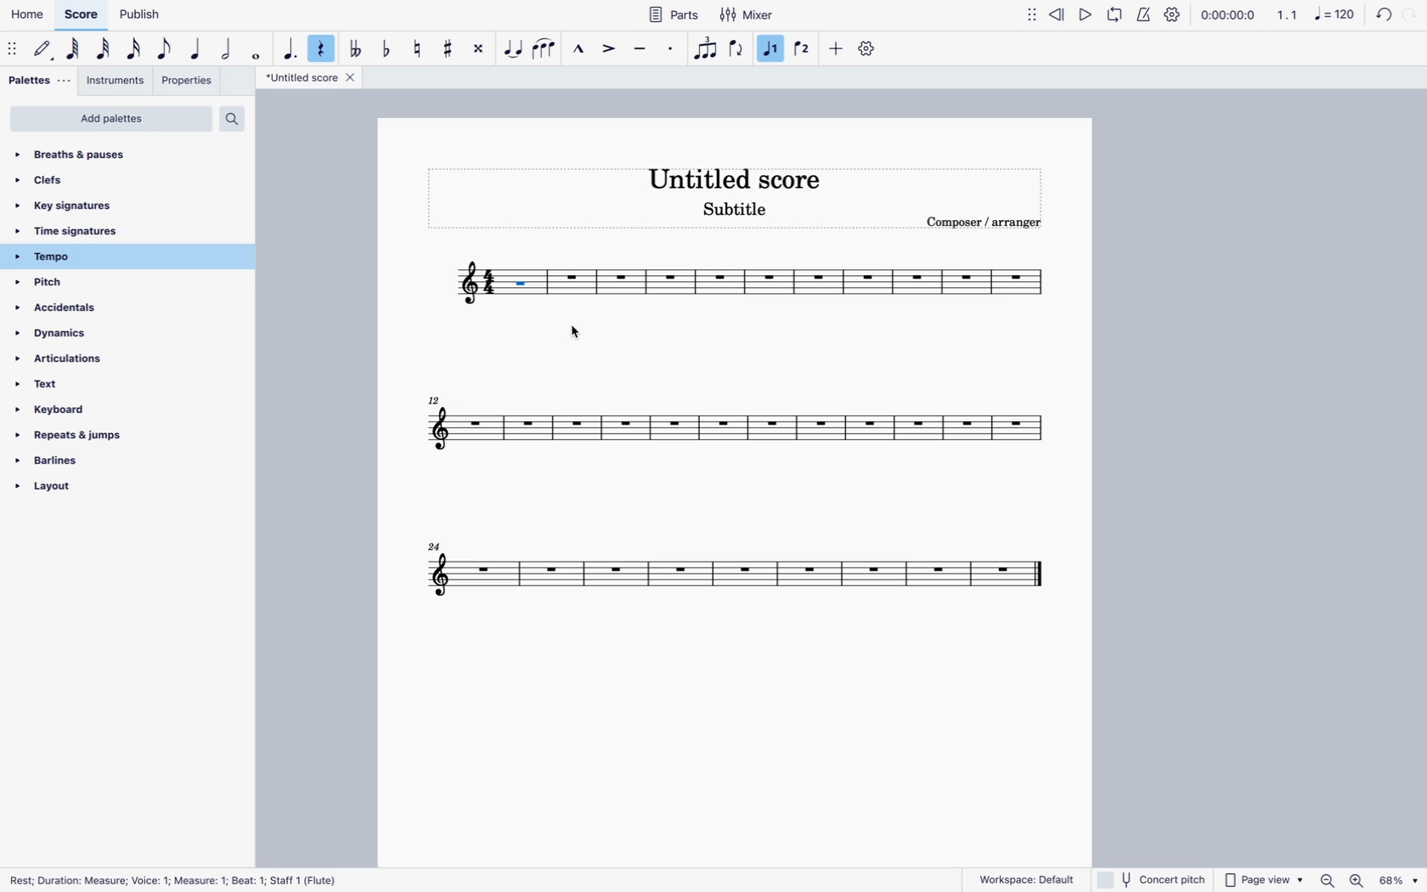  I want to click on pitch, so click(79, 283).